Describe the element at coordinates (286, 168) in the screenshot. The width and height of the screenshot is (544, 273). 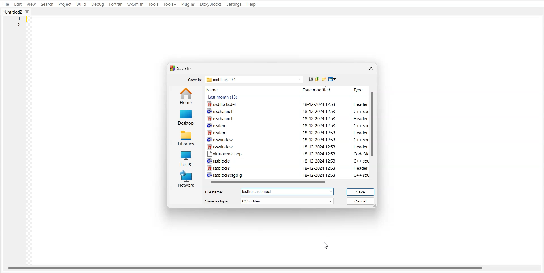
I see `WW rssblocks 18-12-2024 12:53 Header` at that location.